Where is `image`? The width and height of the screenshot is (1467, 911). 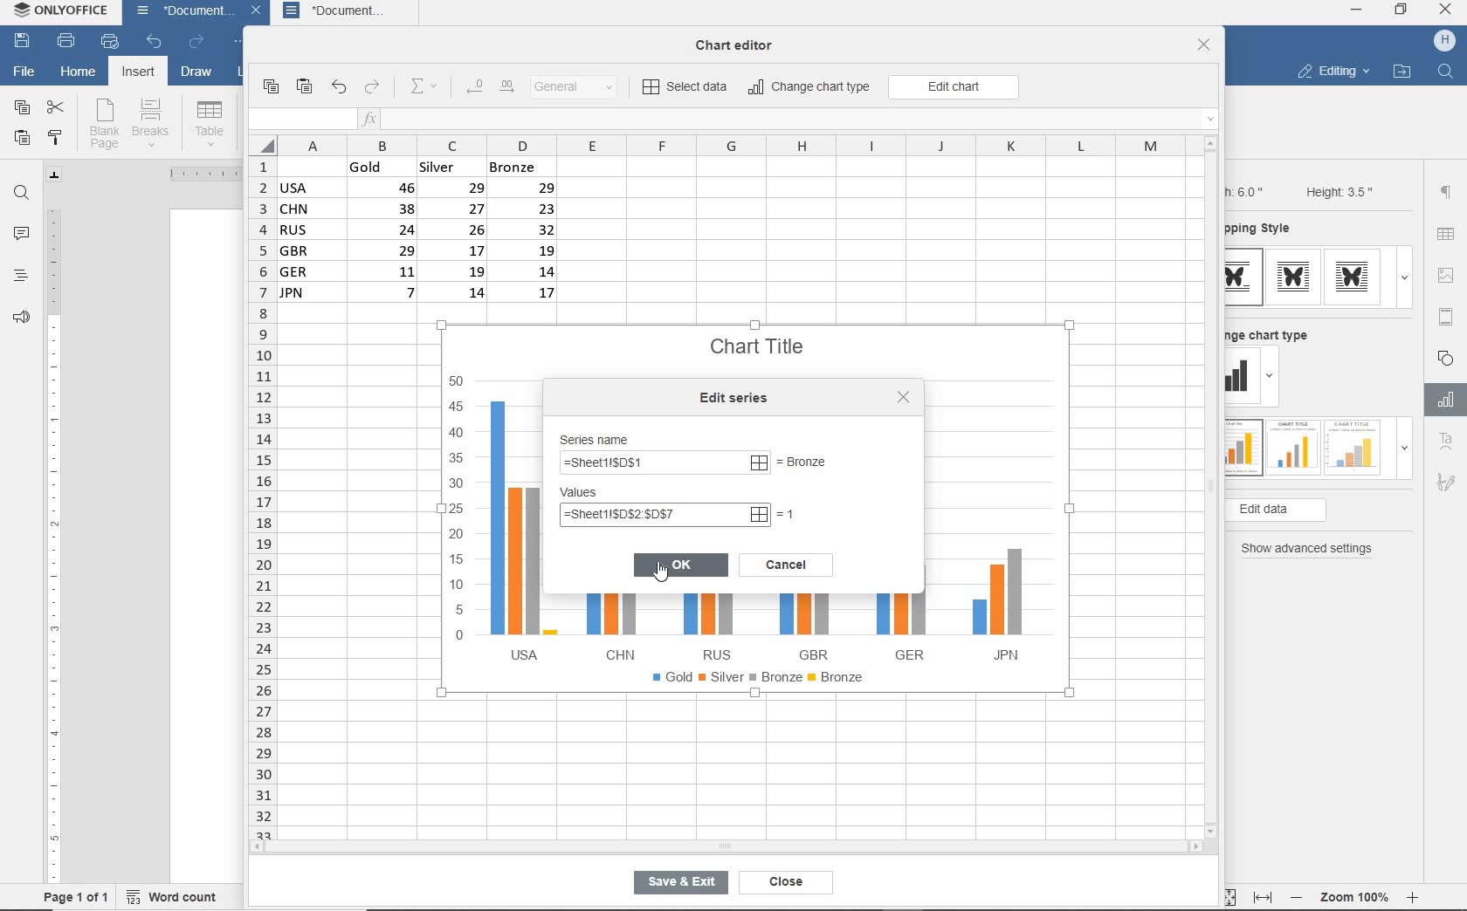
image is located at coordinates (1449, 275).